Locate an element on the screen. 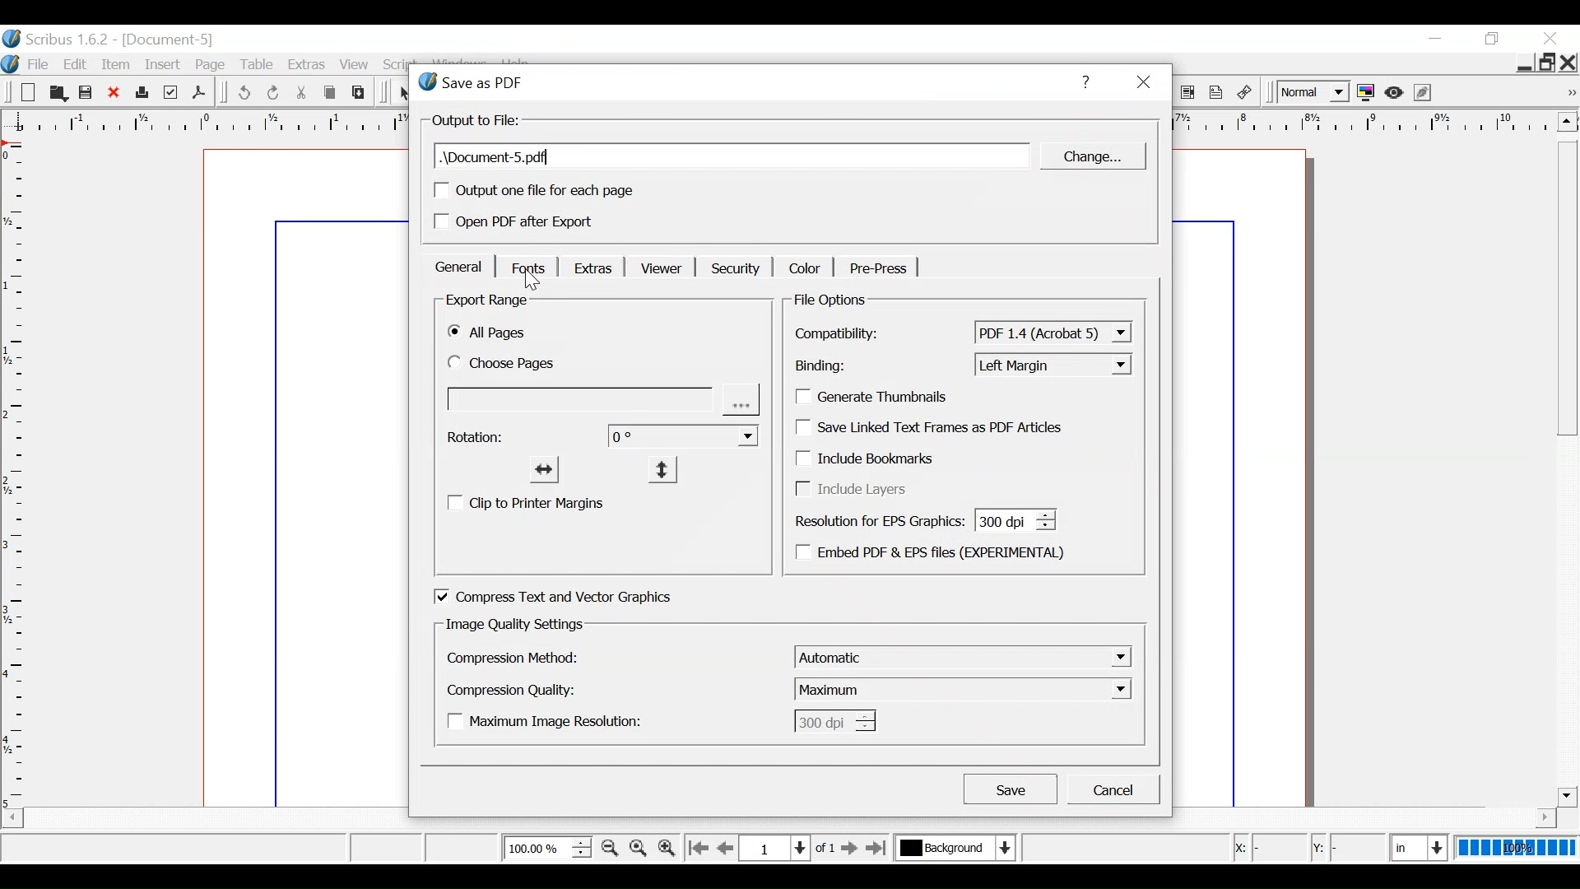 The width and height of the screenshot is (1580, 889). Security is located at coordinates (733, 268).